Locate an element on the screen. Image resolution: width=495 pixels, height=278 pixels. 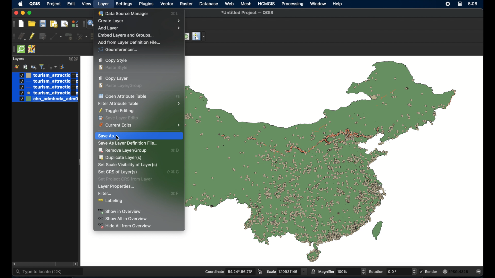
vertex tool is located at coordinates (82, 37).